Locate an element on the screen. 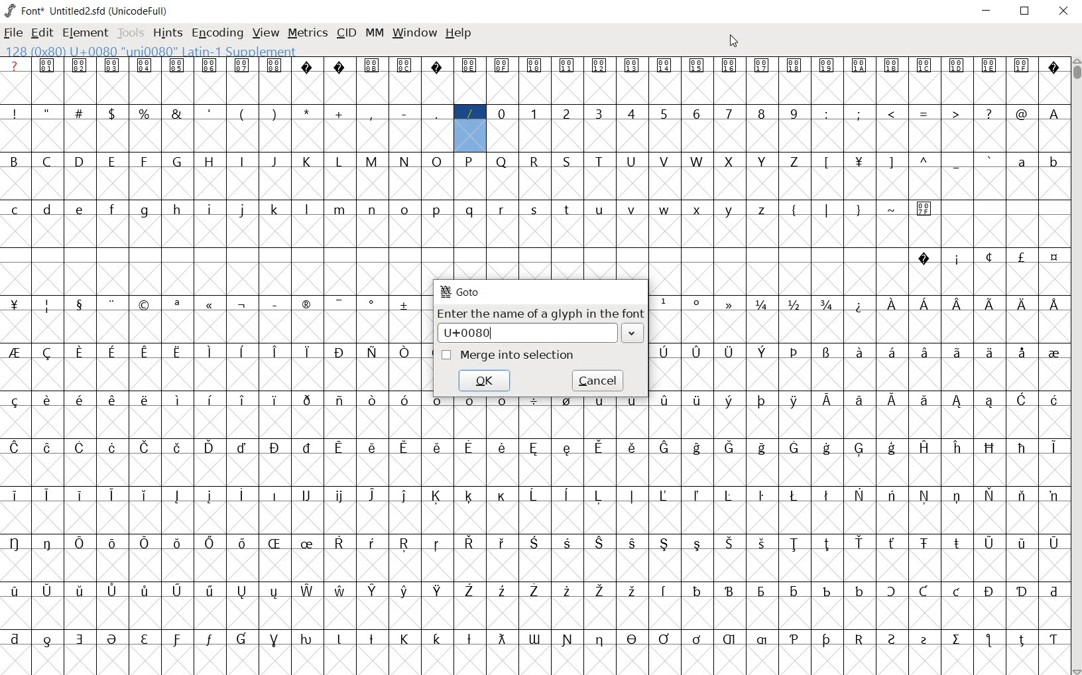 The height and width of the screenshot is (675, 1082). glyph is located at coordinates (240, 495).